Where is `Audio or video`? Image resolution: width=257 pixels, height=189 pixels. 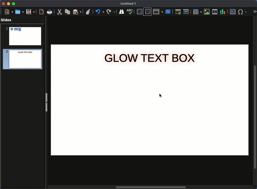
Audio or video is located at coordinates (215, 12).